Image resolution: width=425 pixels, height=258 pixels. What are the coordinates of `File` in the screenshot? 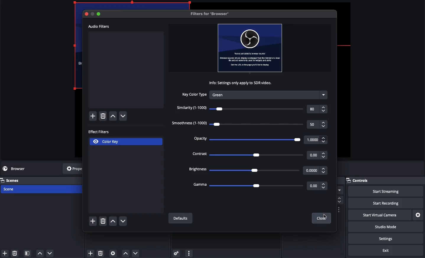 It's located at (250, 48).